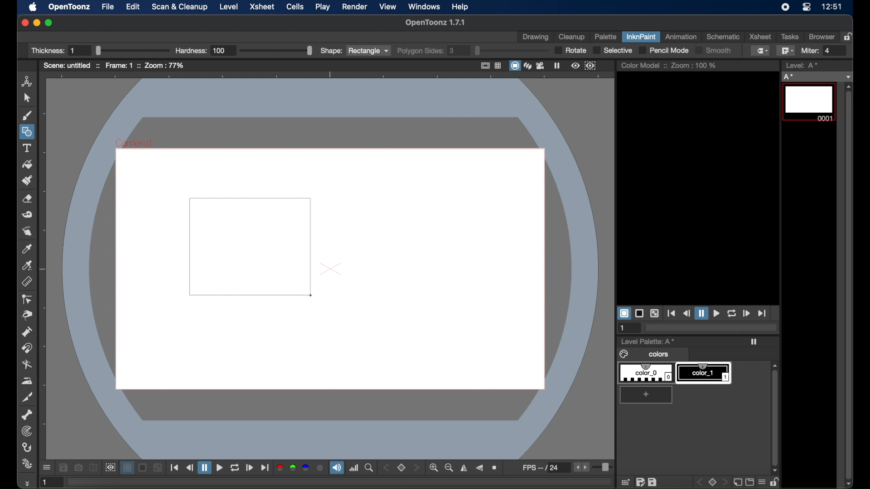 The width and height of the screenshot is (870, 489). What do you see at coordinates (337, 467) in the screenshot?
I see `volume` at bounding box center [337, 467].